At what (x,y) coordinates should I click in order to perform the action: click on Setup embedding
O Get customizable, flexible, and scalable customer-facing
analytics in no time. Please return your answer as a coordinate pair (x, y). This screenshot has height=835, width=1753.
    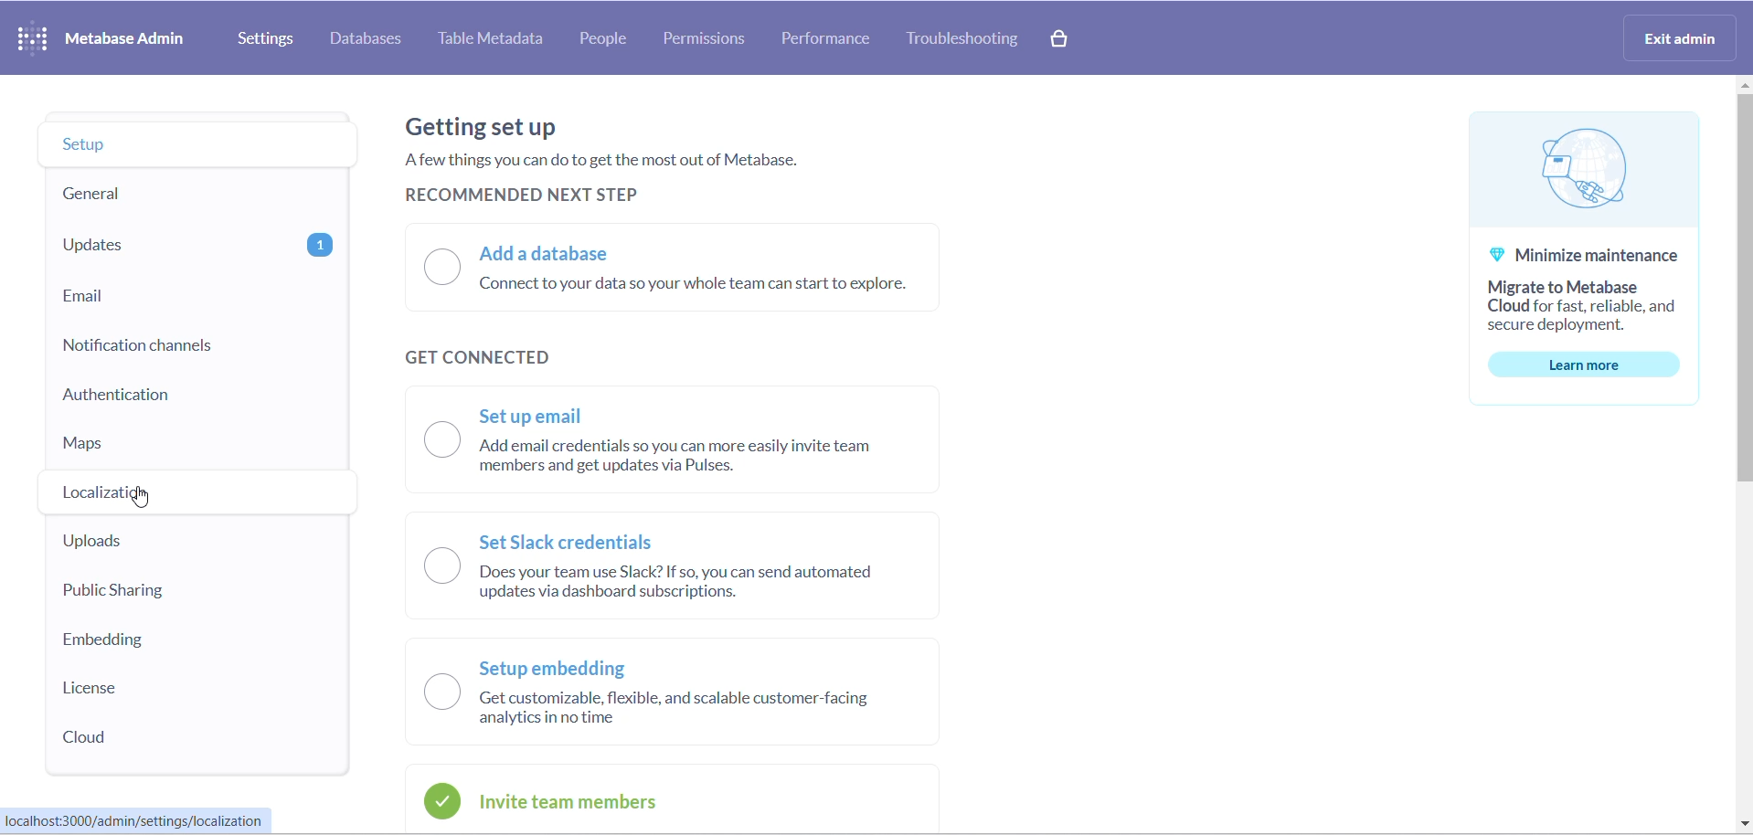
    Looking at the image, I should click on (659, 695).